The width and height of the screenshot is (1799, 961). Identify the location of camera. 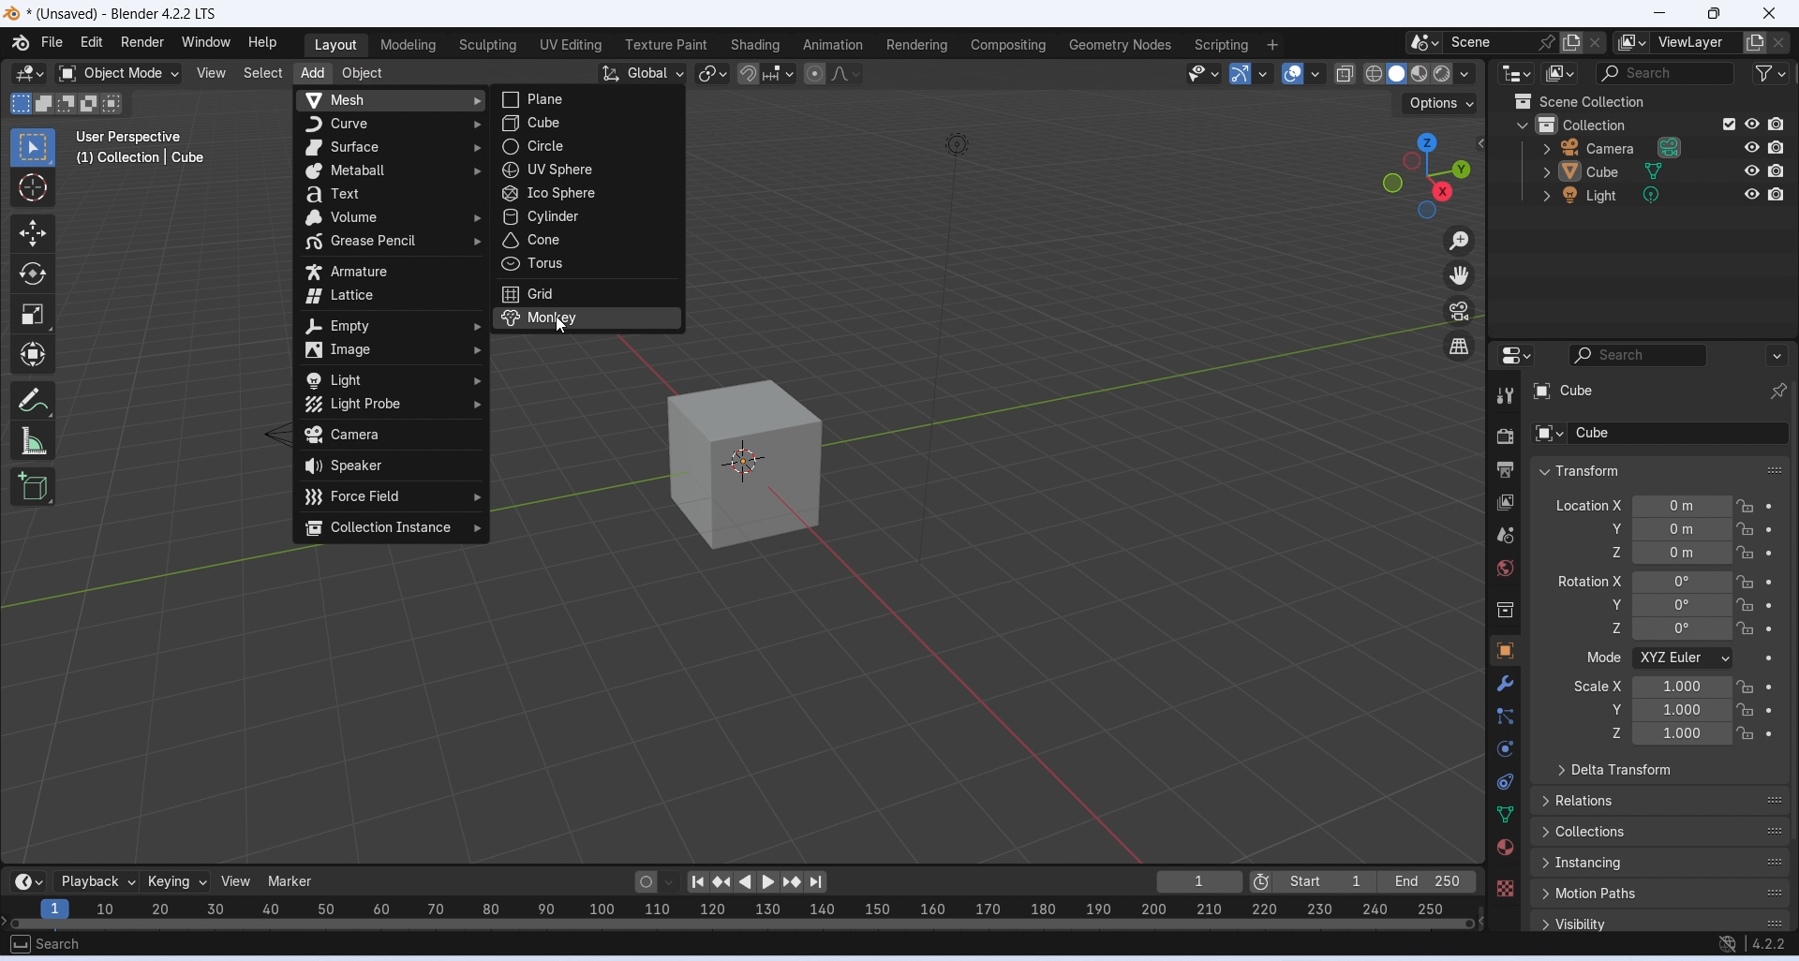
(392, 436).